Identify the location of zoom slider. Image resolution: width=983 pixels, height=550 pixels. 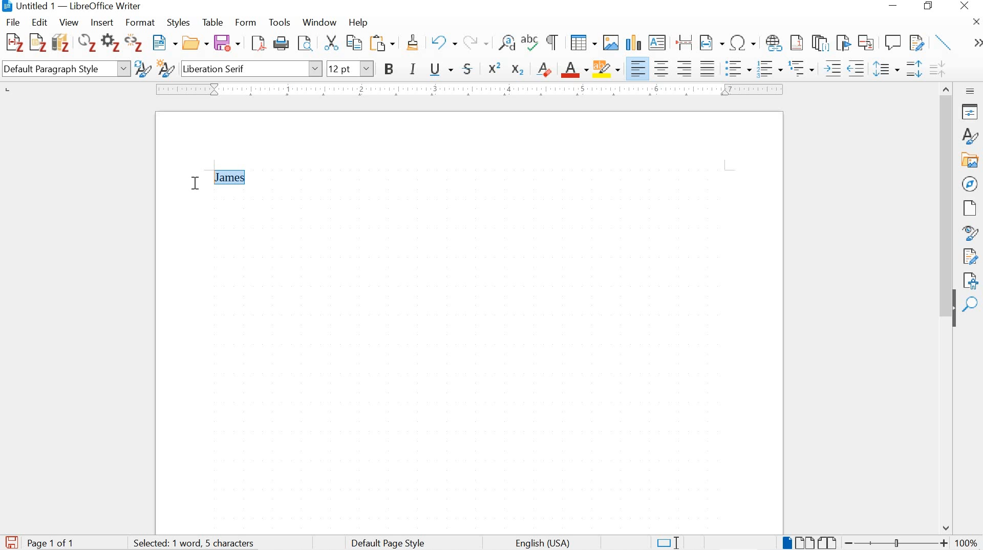
(893, 543).